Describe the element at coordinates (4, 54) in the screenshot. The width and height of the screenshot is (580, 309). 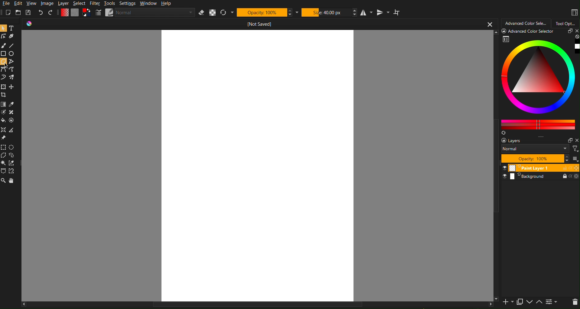
I see `rectangle tool` at that location.